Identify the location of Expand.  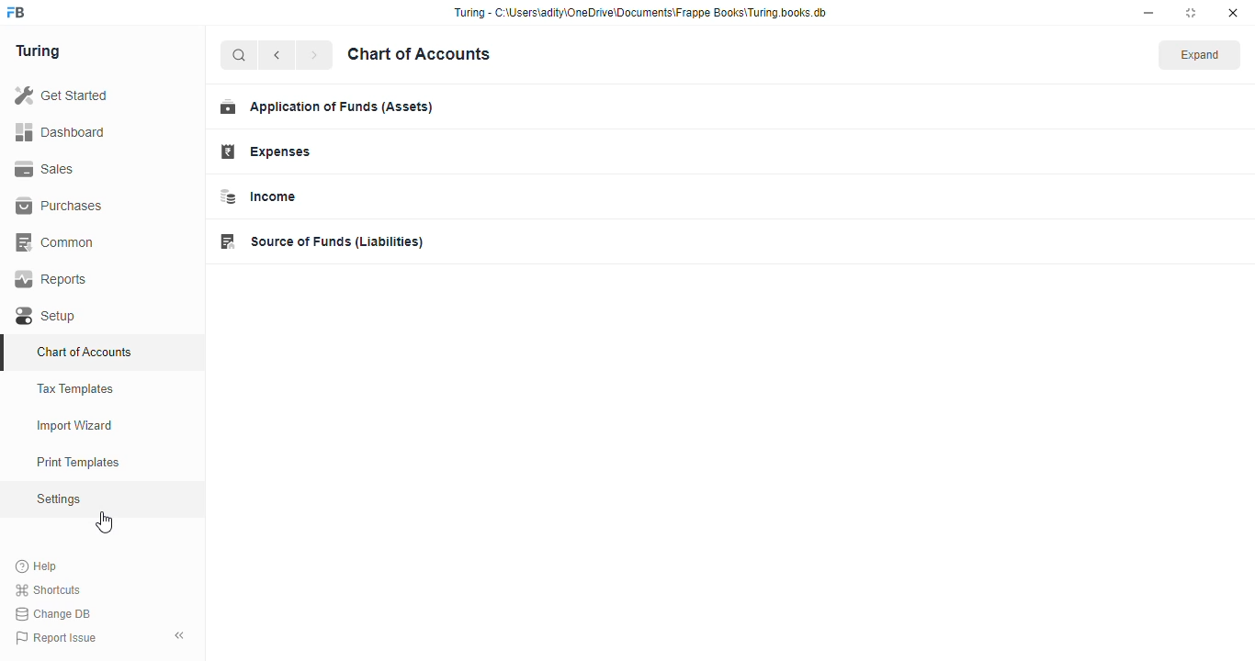
(1198, 53).